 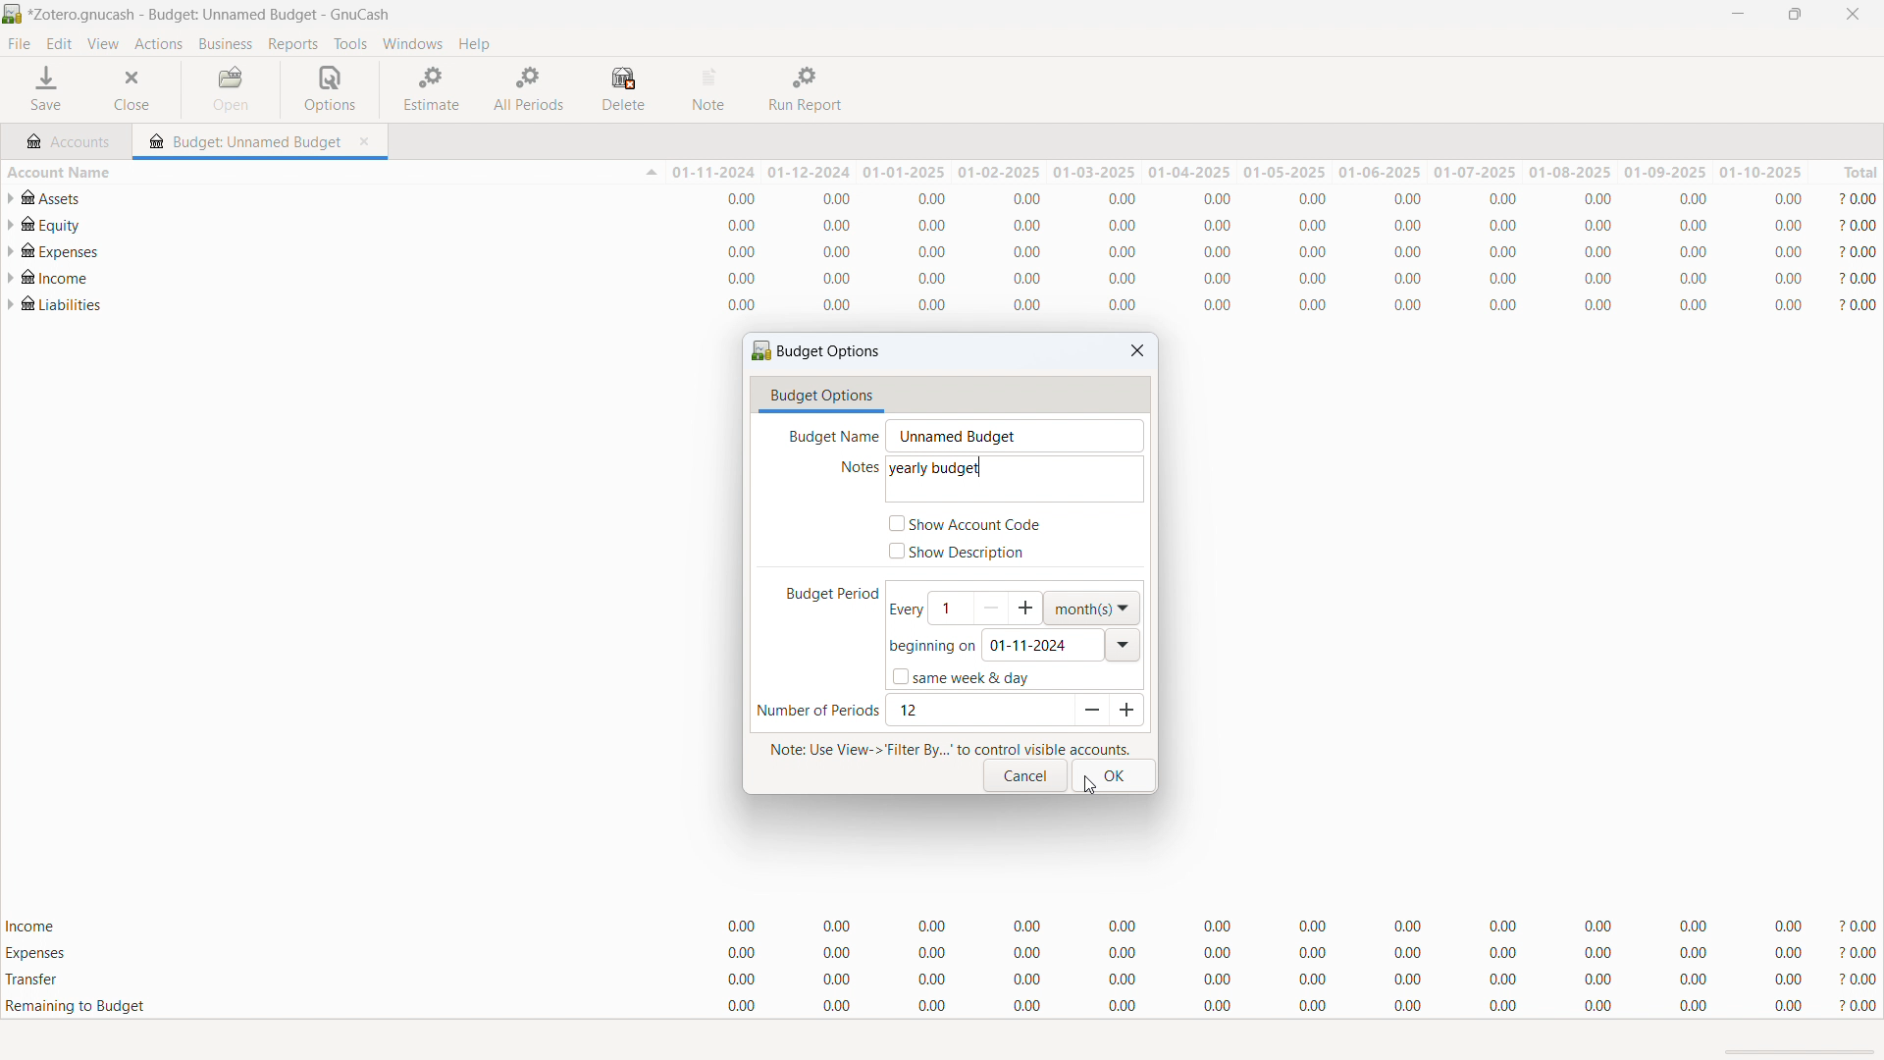 What do you see at coordinates (1475, 172) in the screenshot?
I see `01-07-2025` at bounding box center [1475, 172].